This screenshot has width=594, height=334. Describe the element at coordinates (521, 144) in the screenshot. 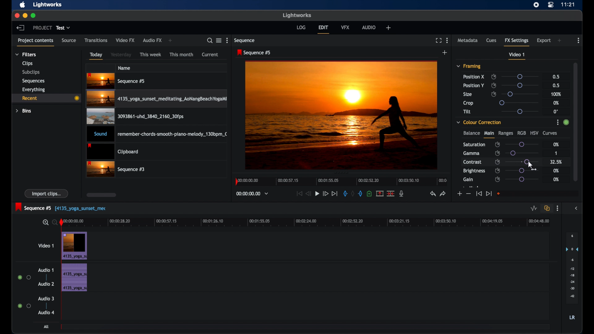

I see `slider` at that location.